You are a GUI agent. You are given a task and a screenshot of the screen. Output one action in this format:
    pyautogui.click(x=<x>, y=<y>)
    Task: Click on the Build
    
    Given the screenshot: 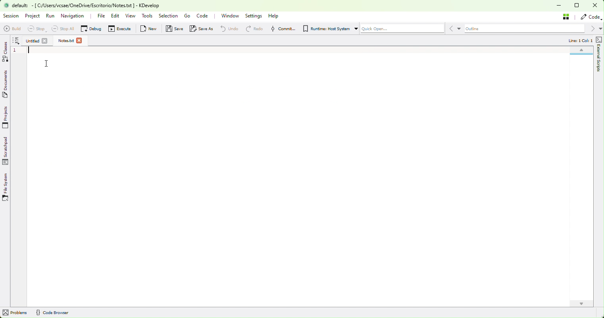 What is the action you would take?
    pyautogui.click(x=12, y=29)
    